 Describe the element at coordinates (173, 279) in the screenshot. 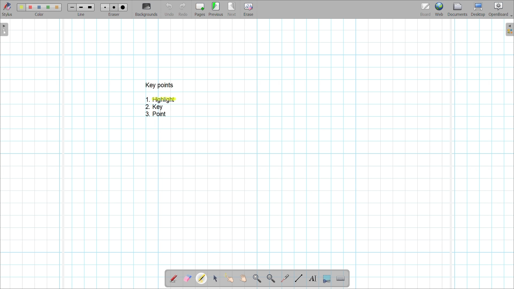

I see `Annotate document` at that location.